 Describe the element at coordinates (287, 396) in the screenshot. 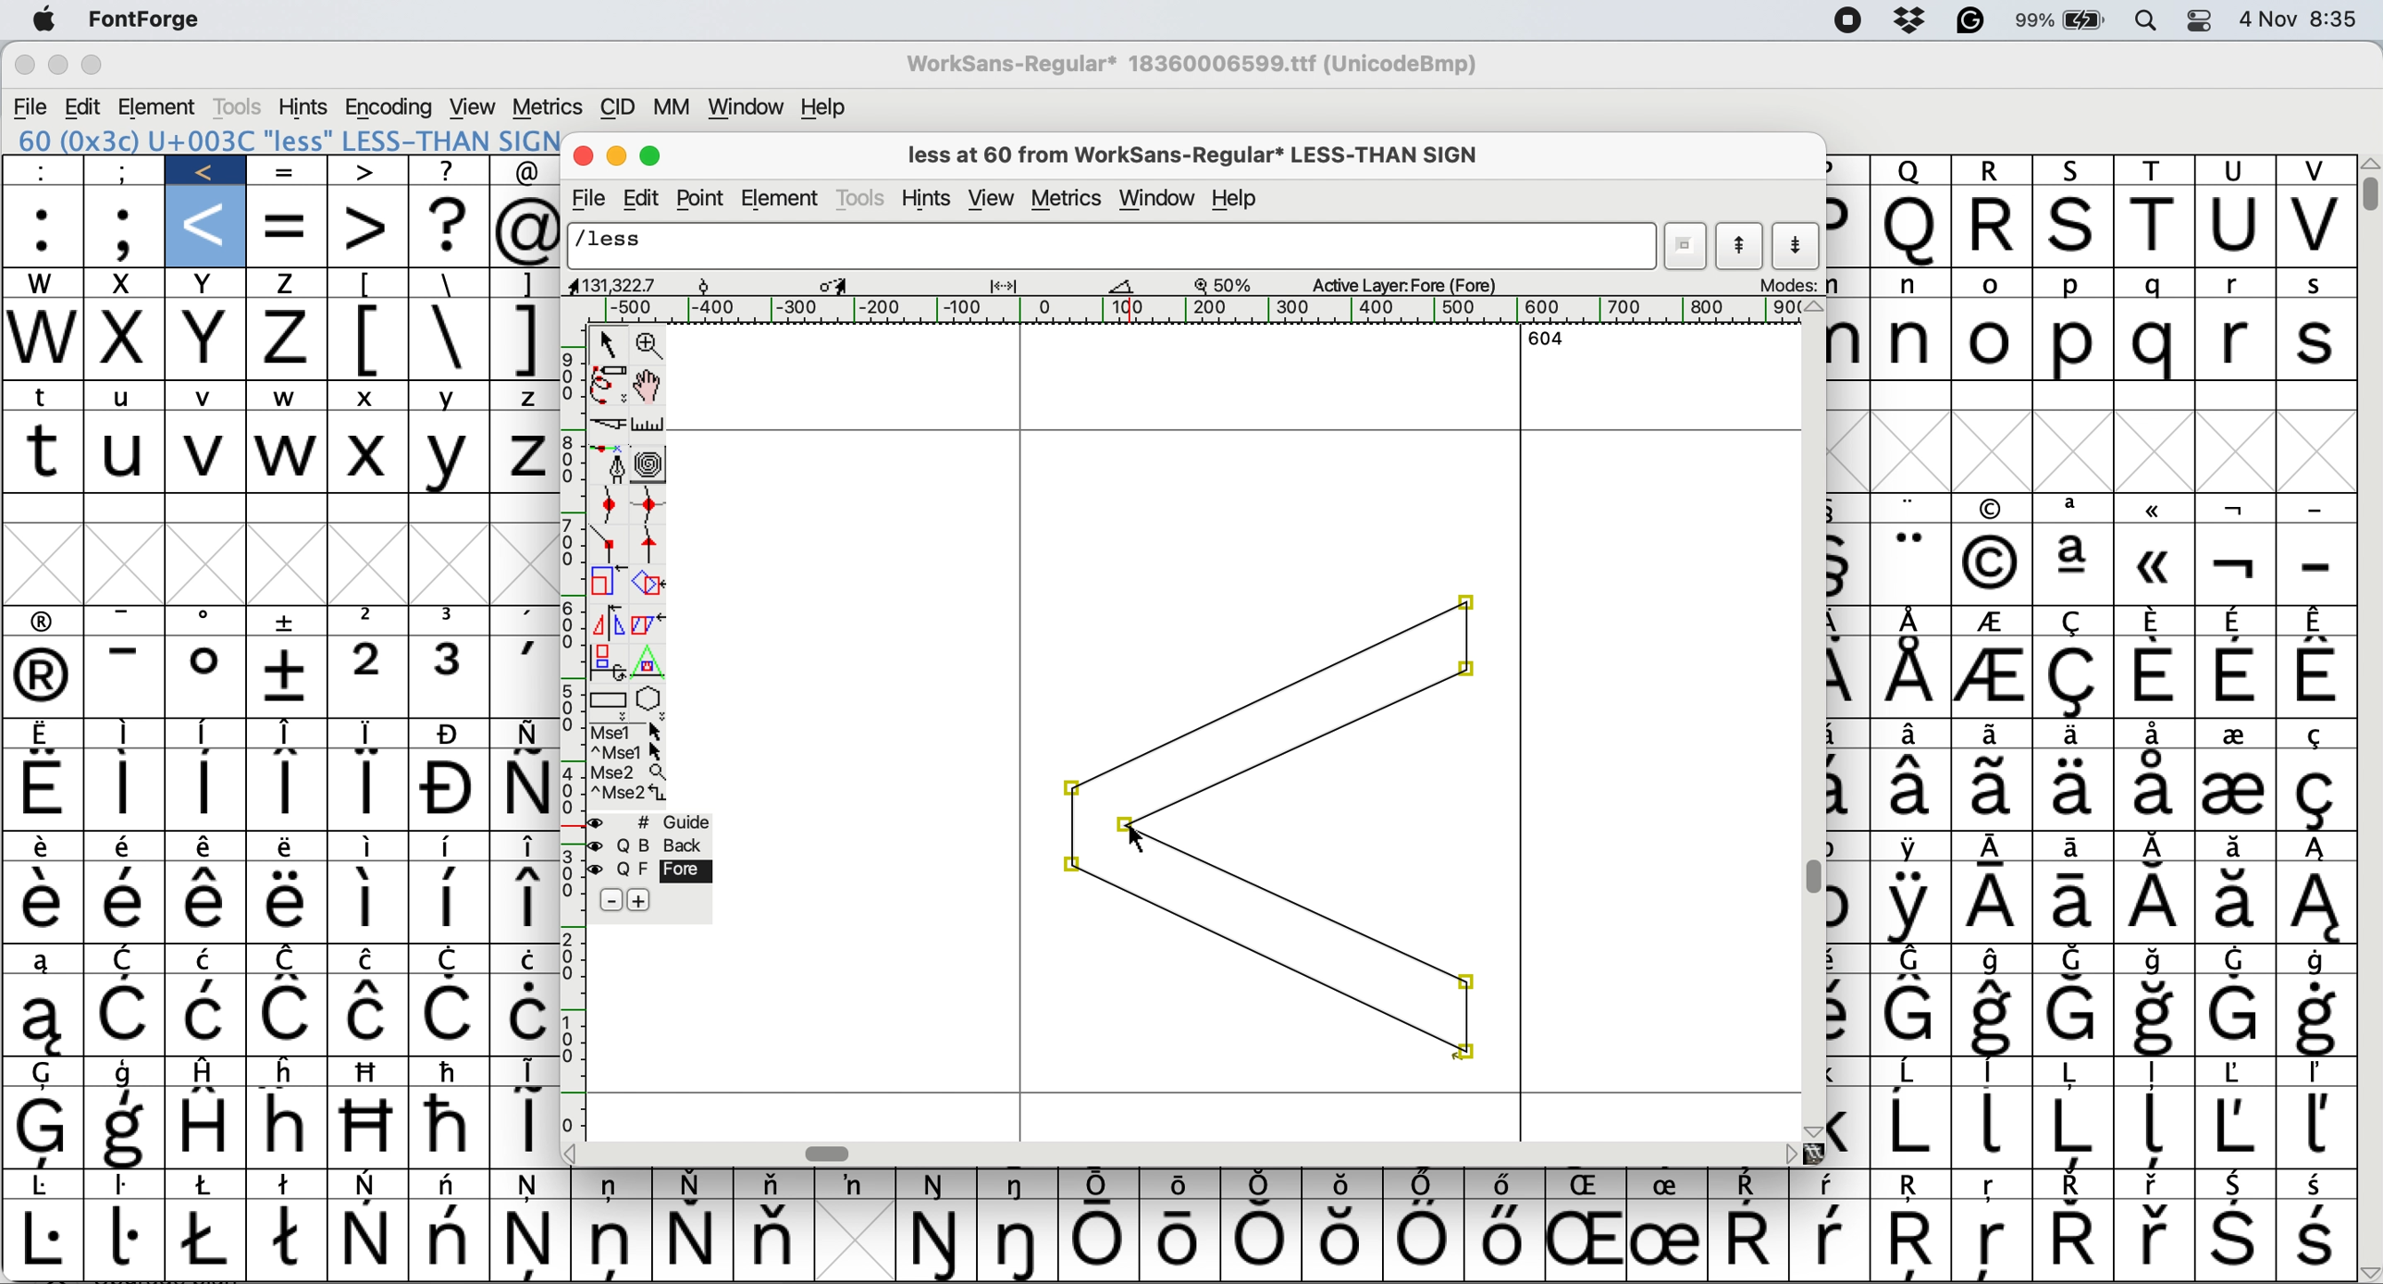

I see `w` at that location.